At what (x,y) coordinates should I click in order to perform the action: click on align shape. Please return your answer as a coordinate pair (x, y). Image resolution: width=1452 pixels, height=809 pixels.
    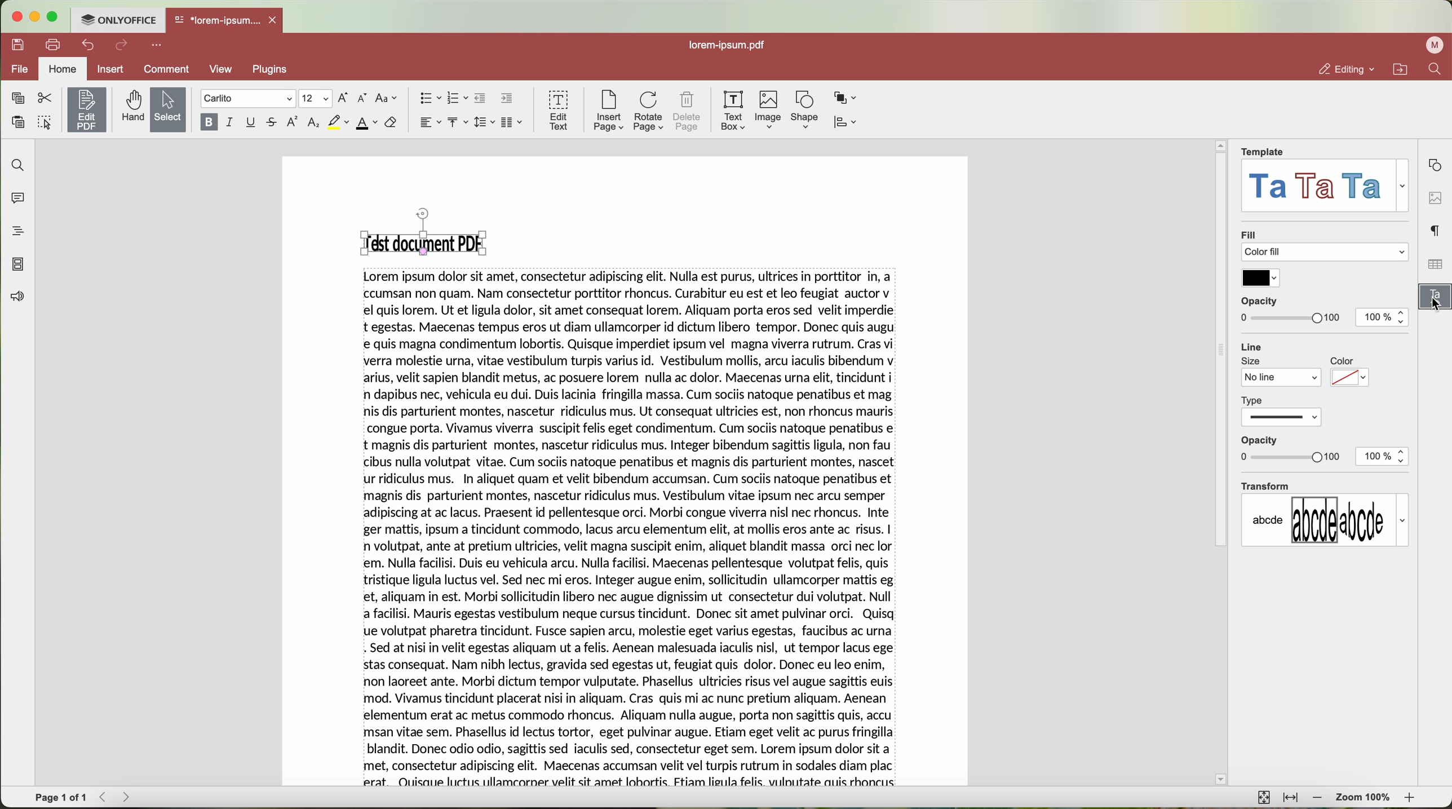
    Looking at the image, I should click on (845, 123).